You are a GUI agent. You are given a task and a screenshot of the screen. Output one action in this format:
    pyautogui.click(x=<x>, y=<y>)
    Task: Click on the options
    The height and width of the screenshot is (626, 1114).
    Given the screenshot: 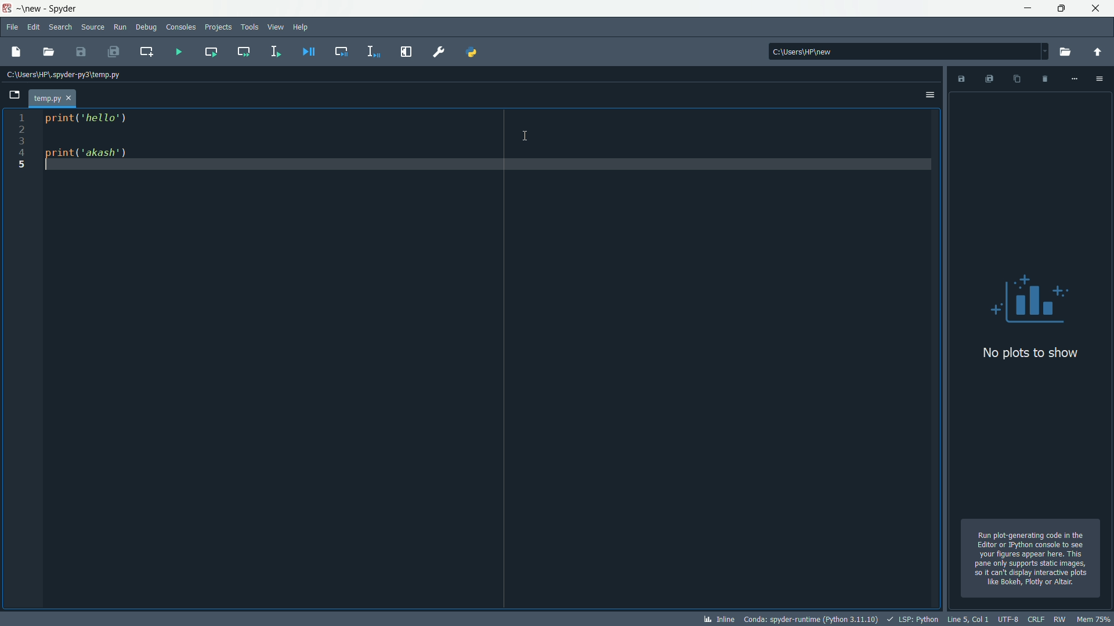 What is the action you would take?
    pyautogui.click(x=929, y=97)
    